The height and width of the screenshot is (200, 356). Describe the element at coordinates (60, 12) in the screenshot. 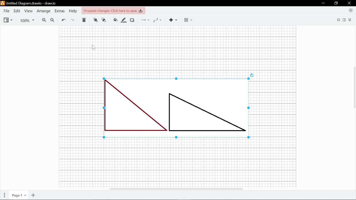

I see `Extras` at that location.